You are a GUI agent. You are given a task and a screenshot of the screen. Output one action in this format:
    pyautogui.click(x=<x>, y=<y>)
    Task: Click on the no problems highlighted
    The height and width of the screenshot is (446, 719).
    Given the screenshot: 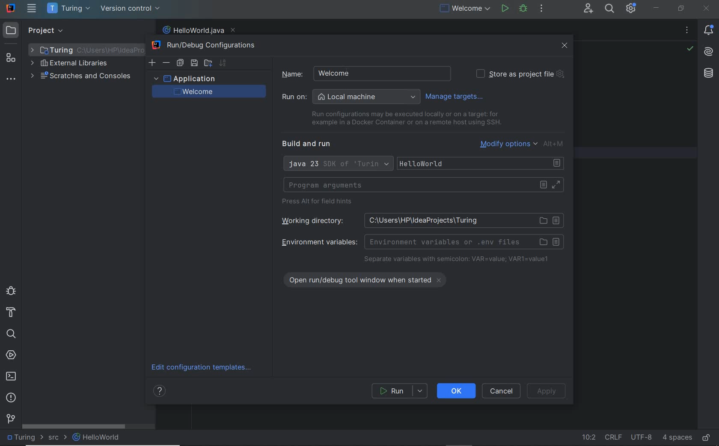 What is the action you would take?
    pyautogui.click(x=690, y=49)
    